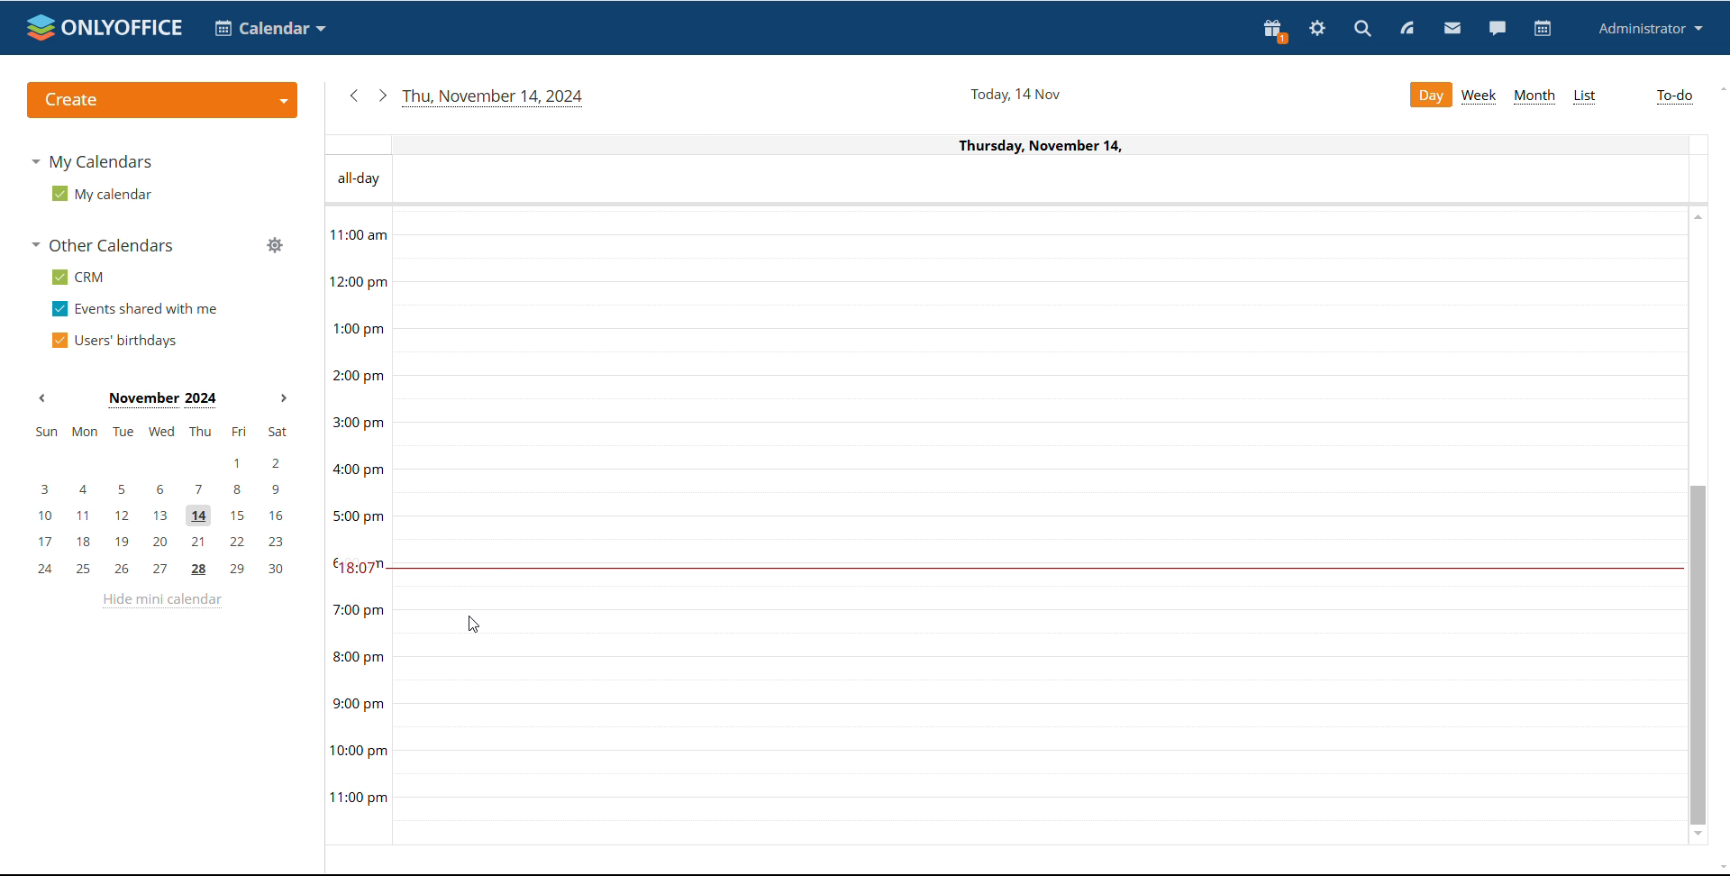 This screenshot has width=1730, height=876. I want to click on profile, so click(1648, 29).